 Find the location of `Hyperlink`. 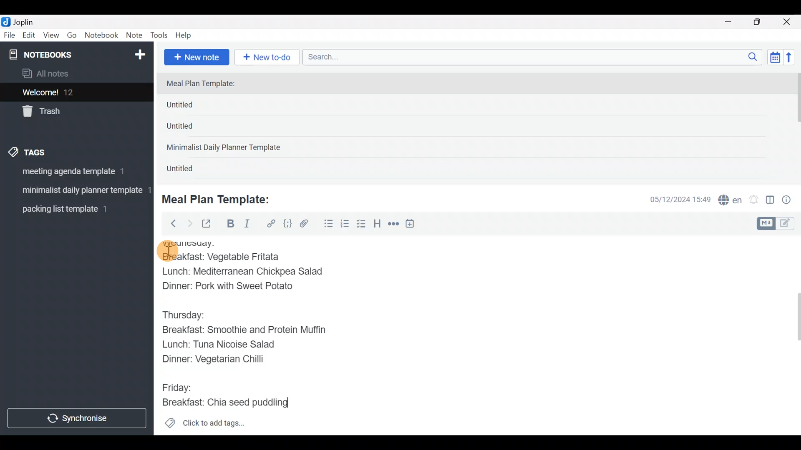

Hyperlink is located at coordinates (271, 224).